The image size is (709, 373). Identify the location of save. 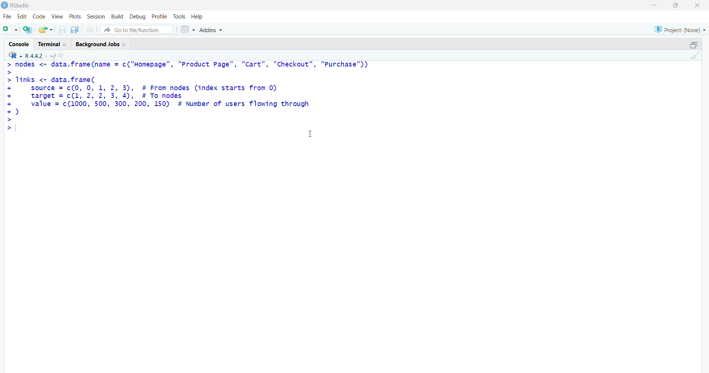
(61, 30).